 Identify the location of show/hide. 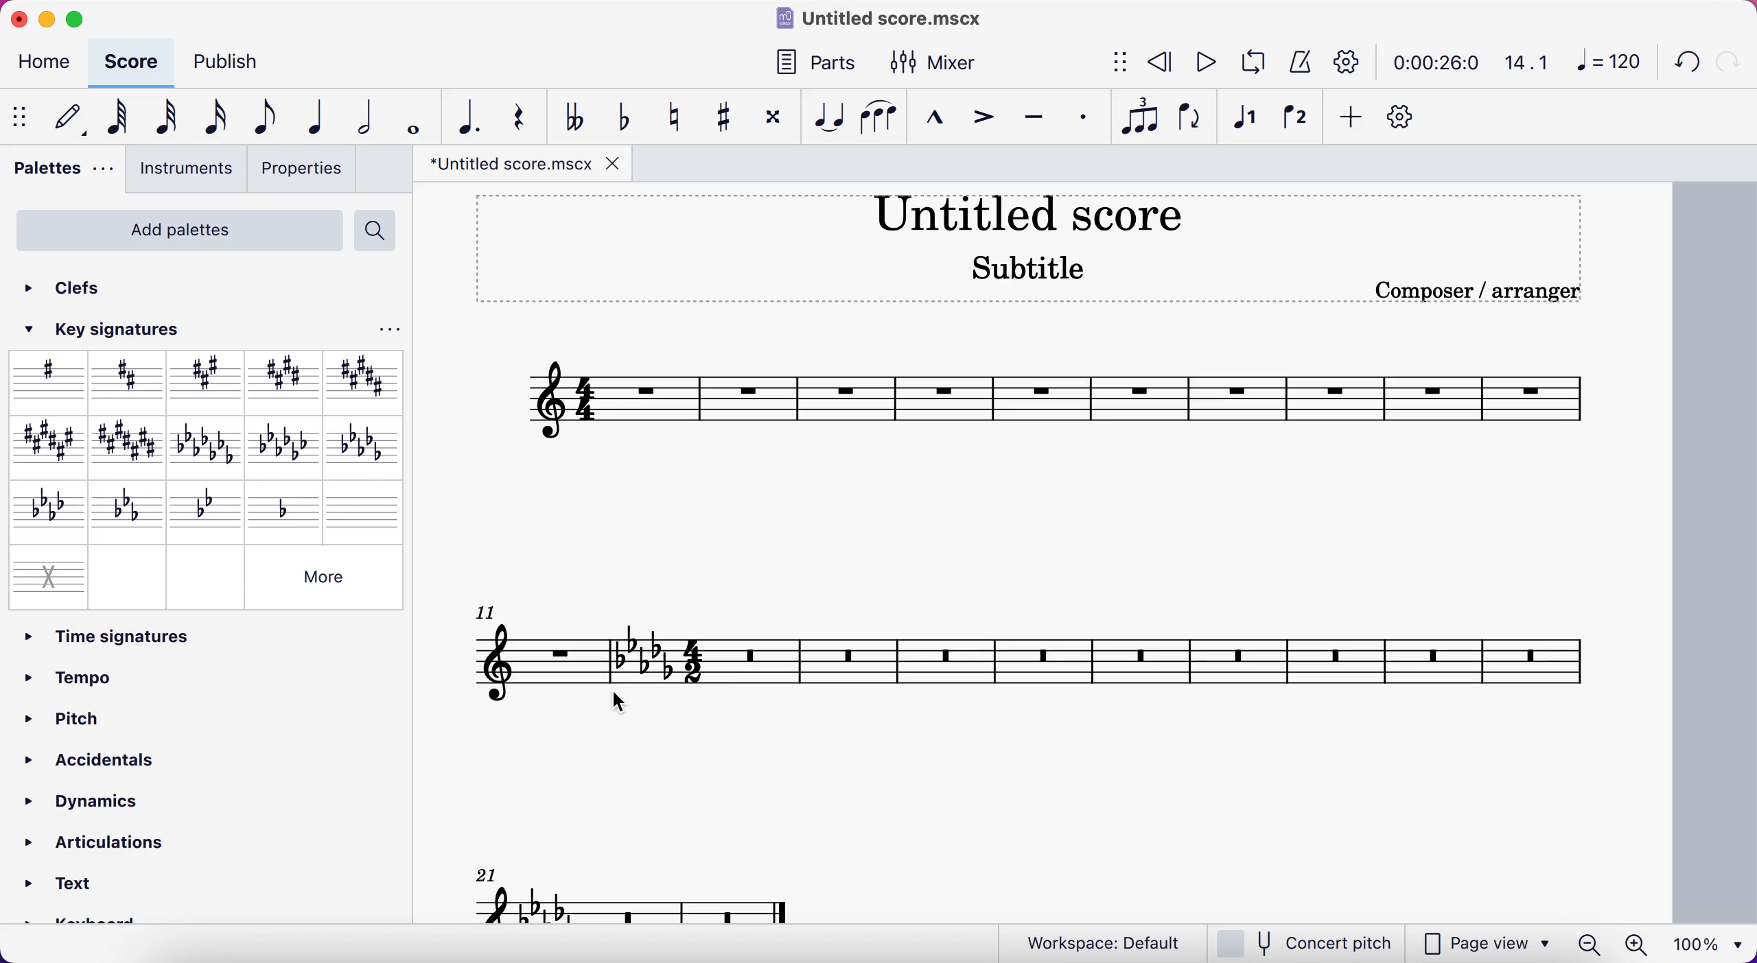
(1119, 60).